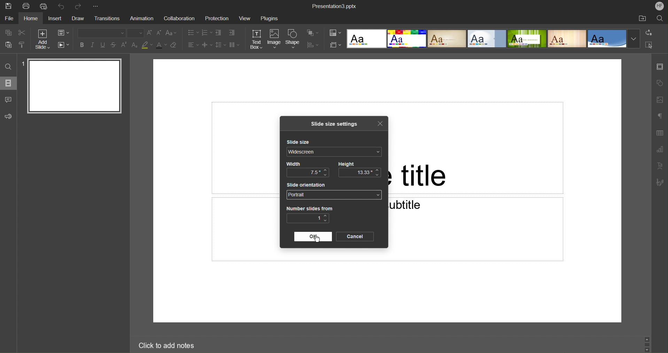 The image size is (668, 353). I want to click on Select Slide Size, so click(335, 45).